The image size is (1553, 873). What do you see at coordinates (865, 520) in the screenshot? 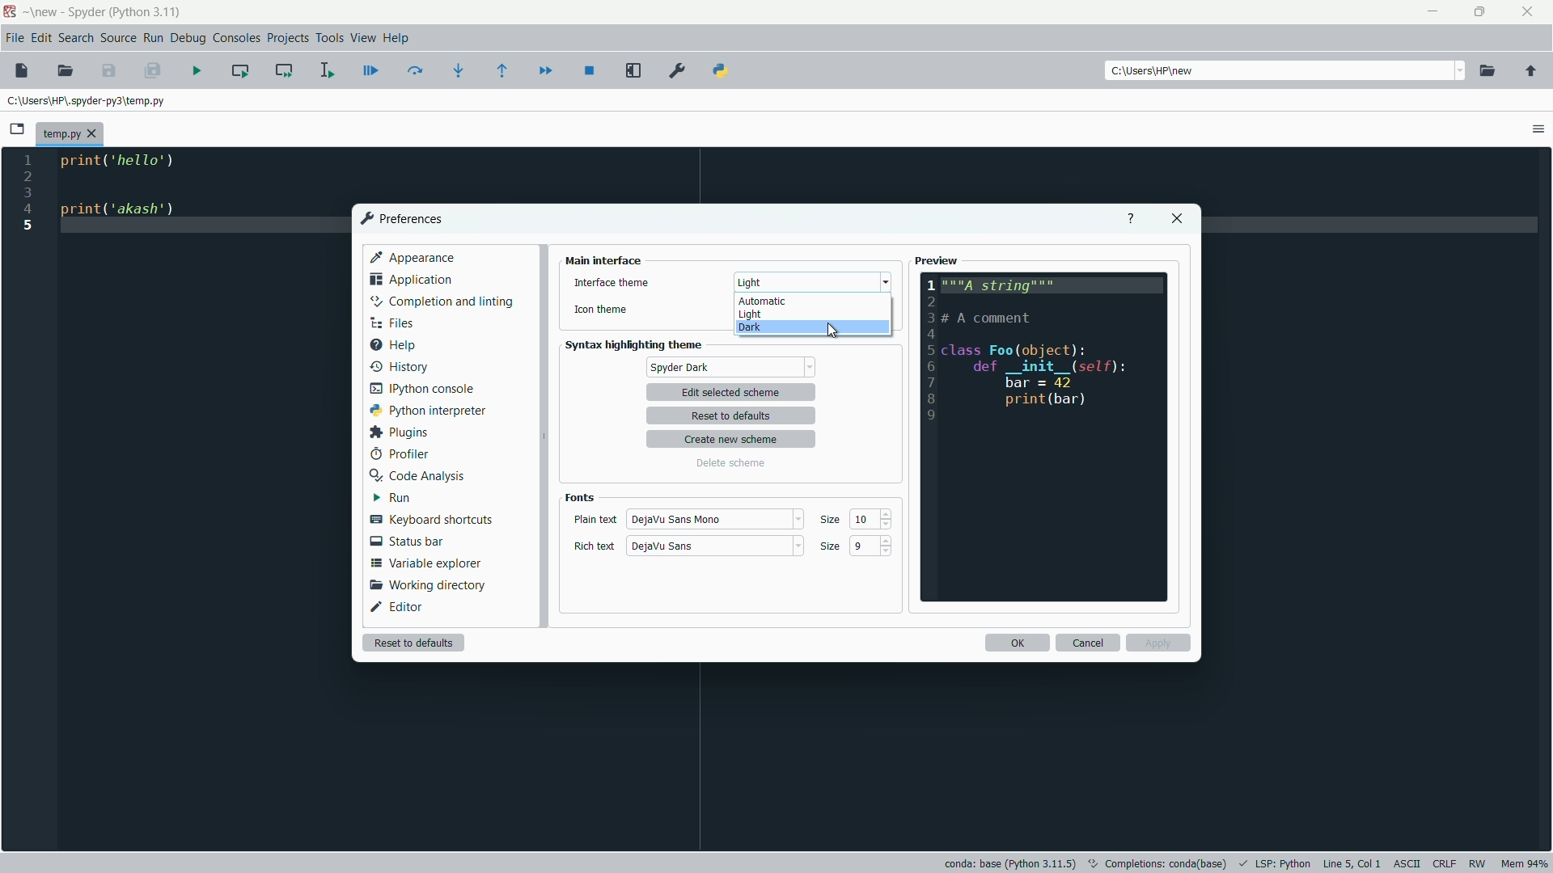
I see `10` at bounding box center [865, 520].